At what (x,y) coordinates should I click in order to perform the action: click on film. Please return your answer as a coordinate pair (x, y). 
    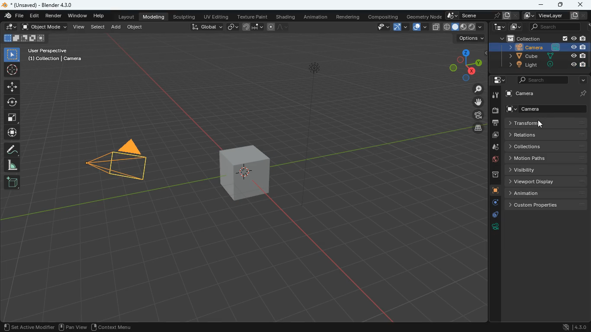
    Looking at the image, I should click on (477, 116).